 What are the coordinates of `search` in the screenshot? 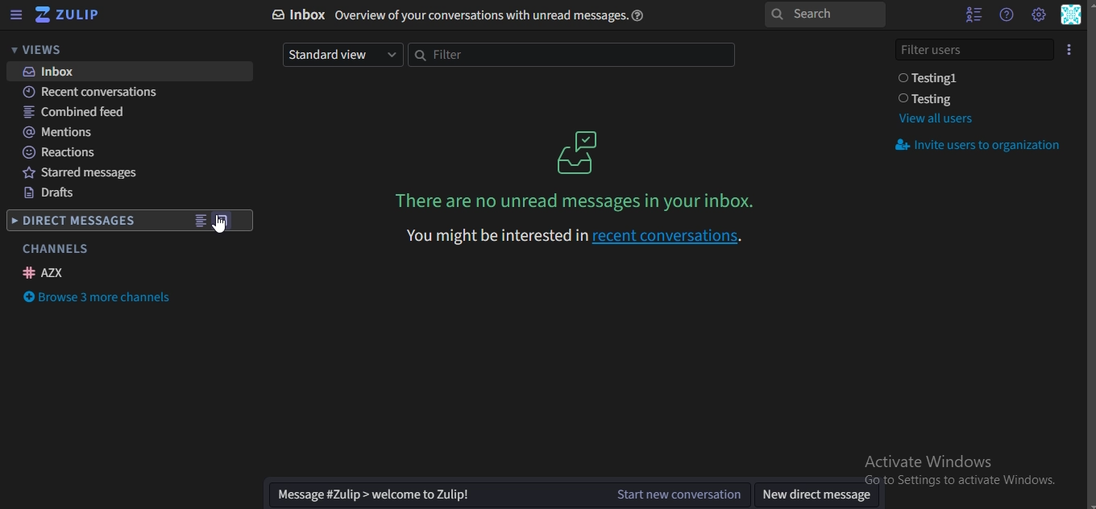 It's located at (824, 15).